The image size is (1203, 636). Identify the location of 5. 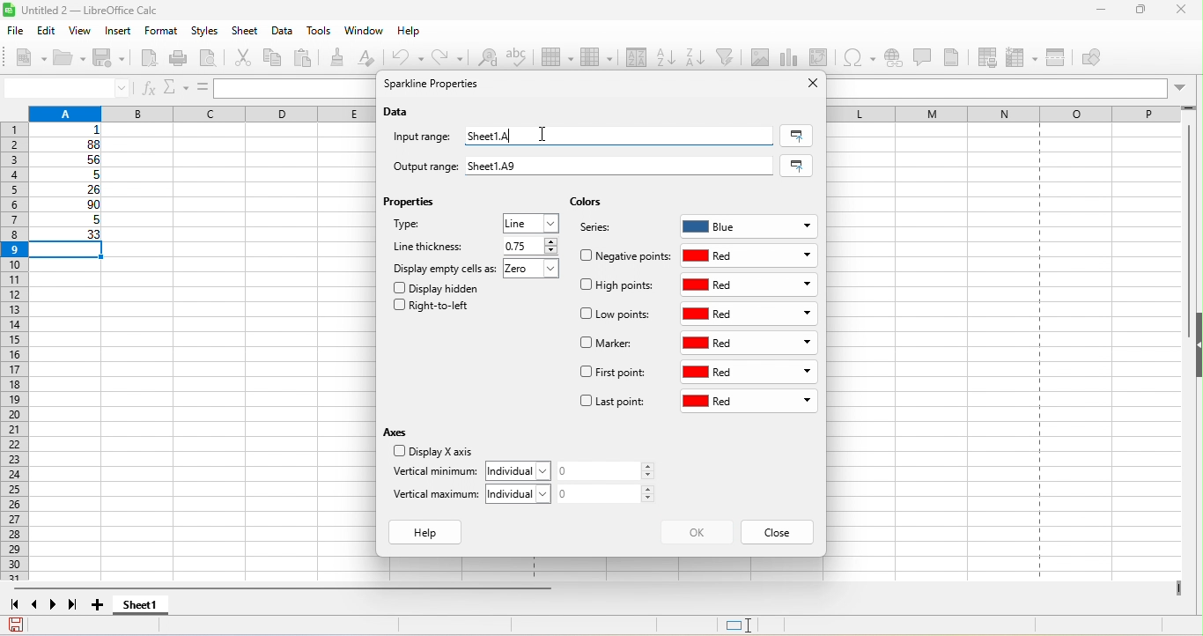
(67, 222).